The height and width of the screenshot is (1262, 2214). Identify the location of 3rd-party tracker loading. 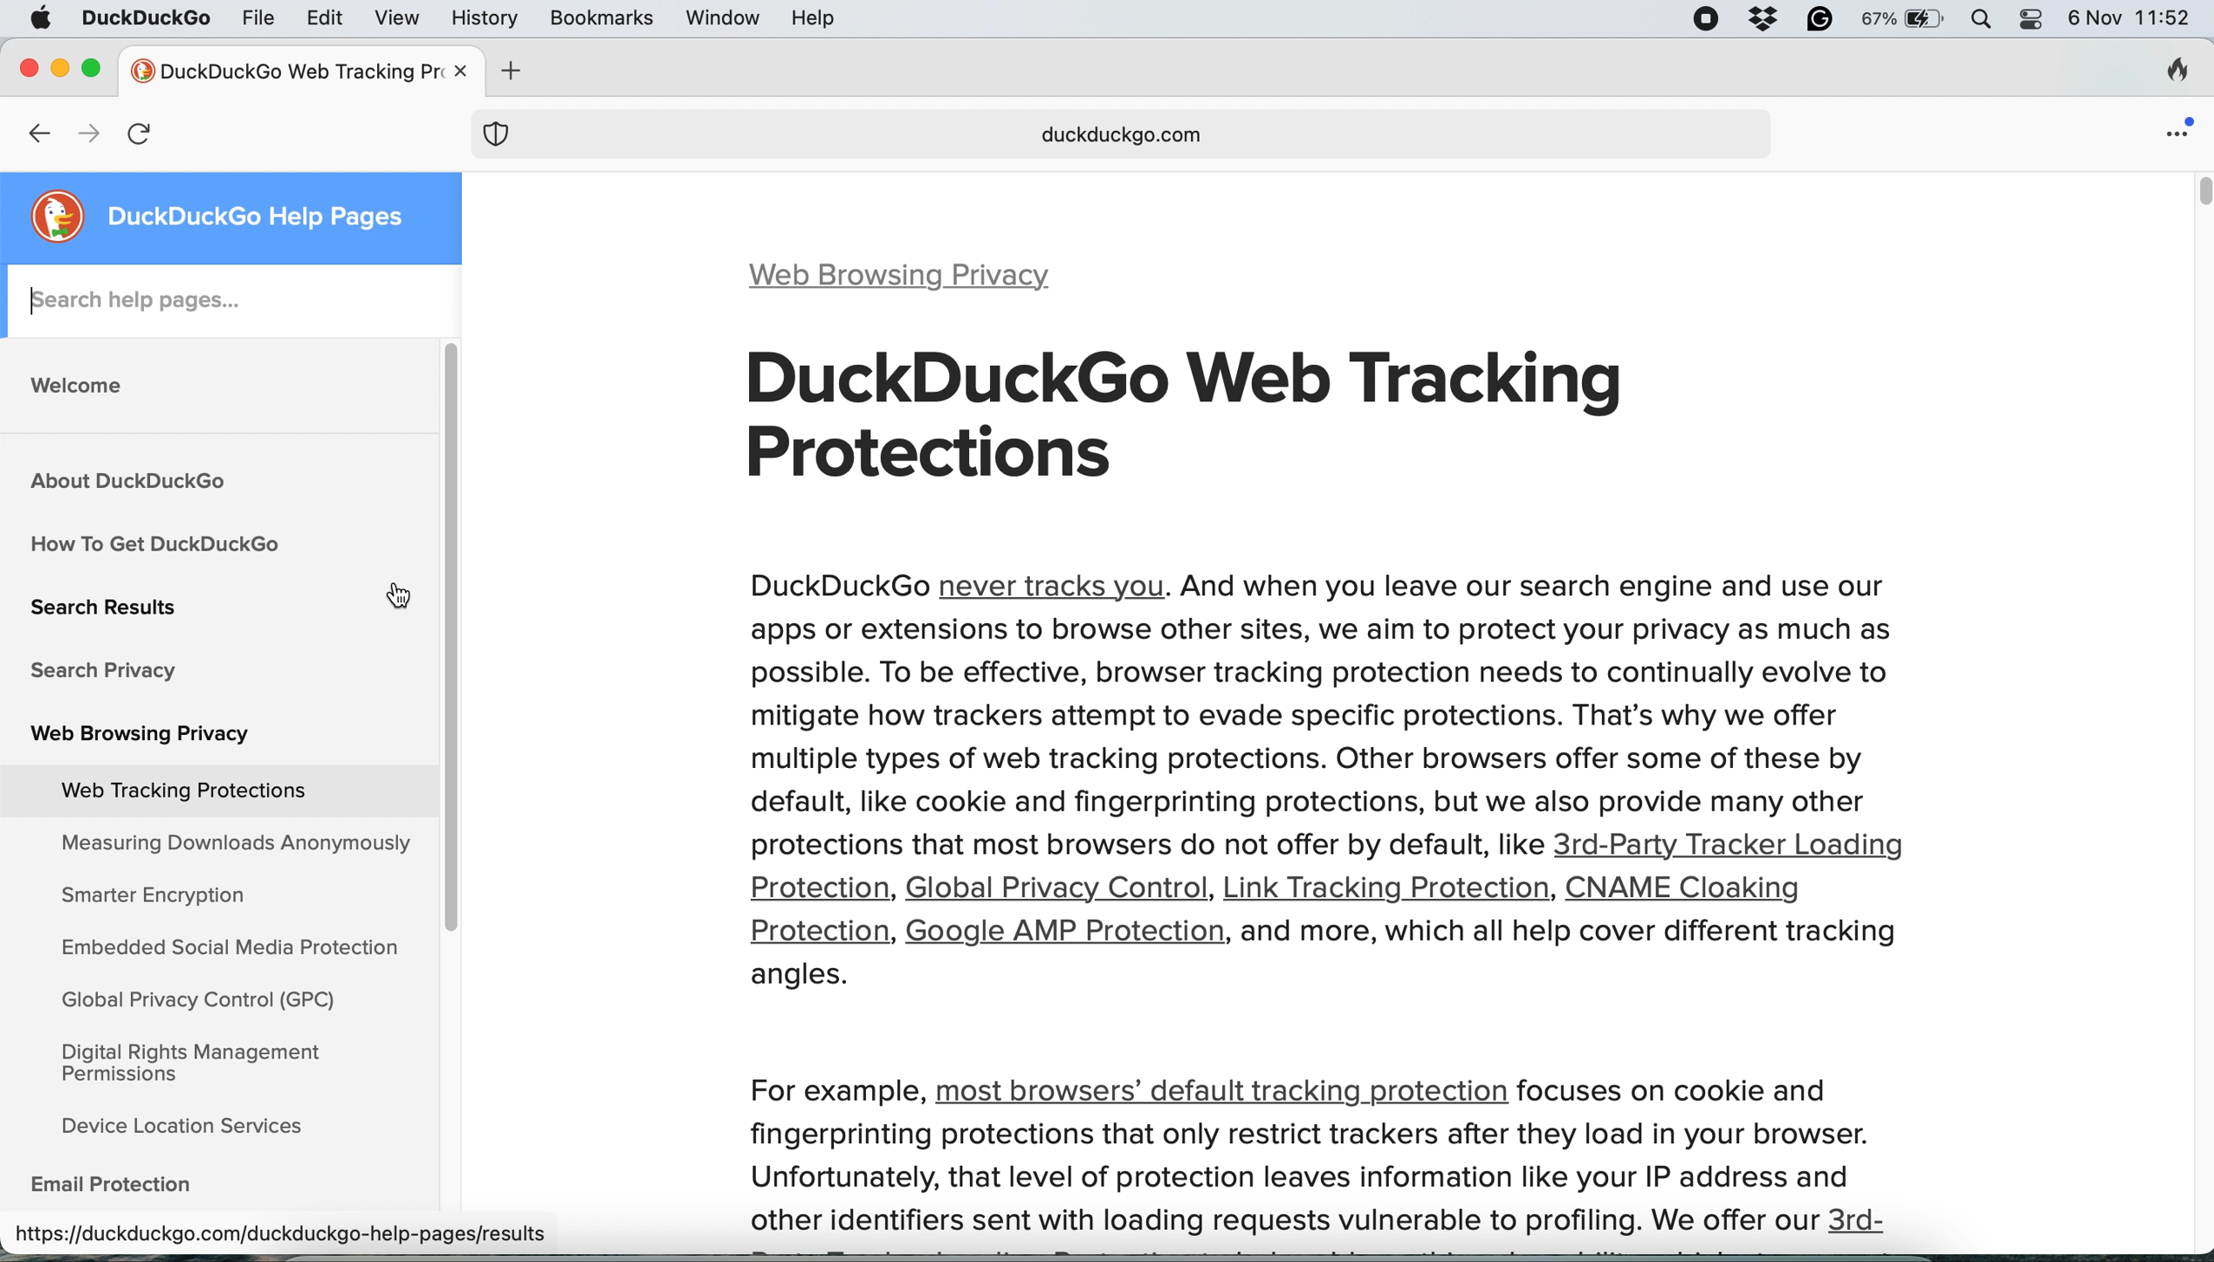
(1730, 844).